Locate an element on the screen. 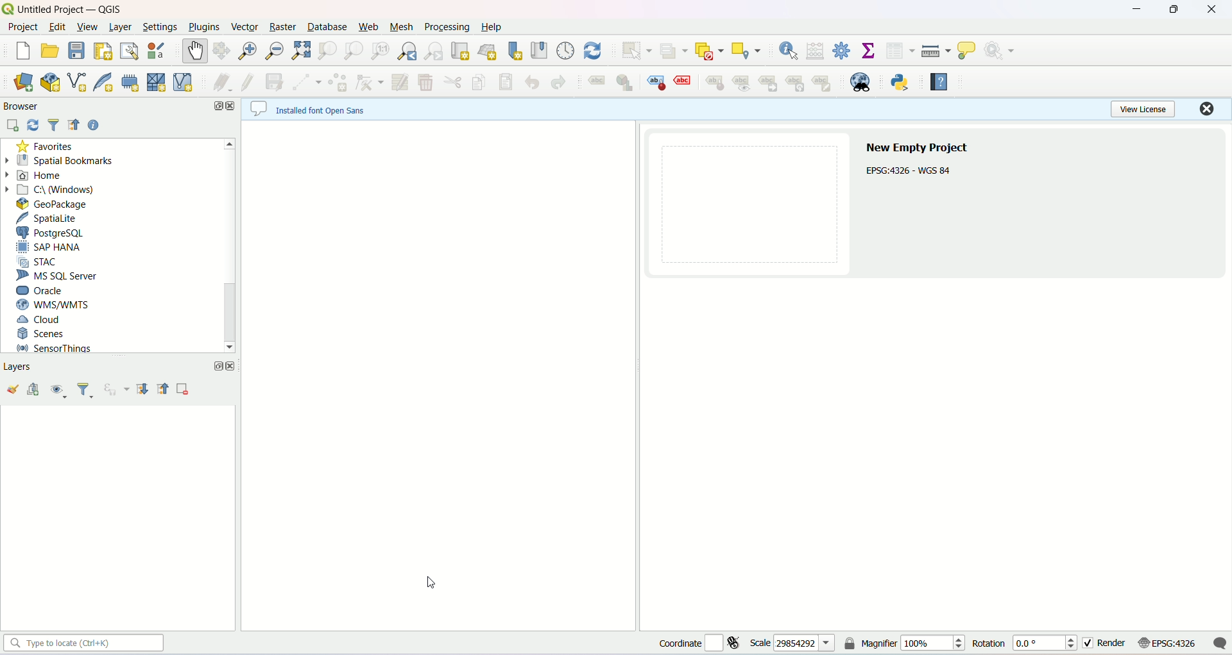  highlight pinned labels, diagrams and callouts is located at coordinates (654, 81).